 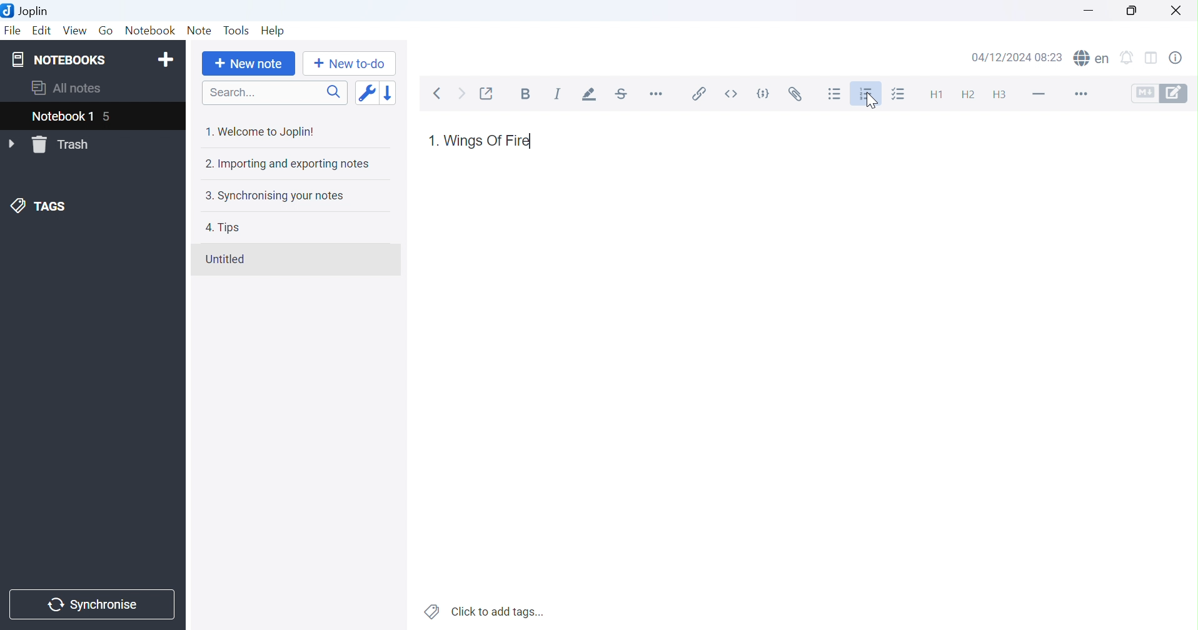 I want to click on 1. Welcome to Joplin!, so click(x=259, y=131).